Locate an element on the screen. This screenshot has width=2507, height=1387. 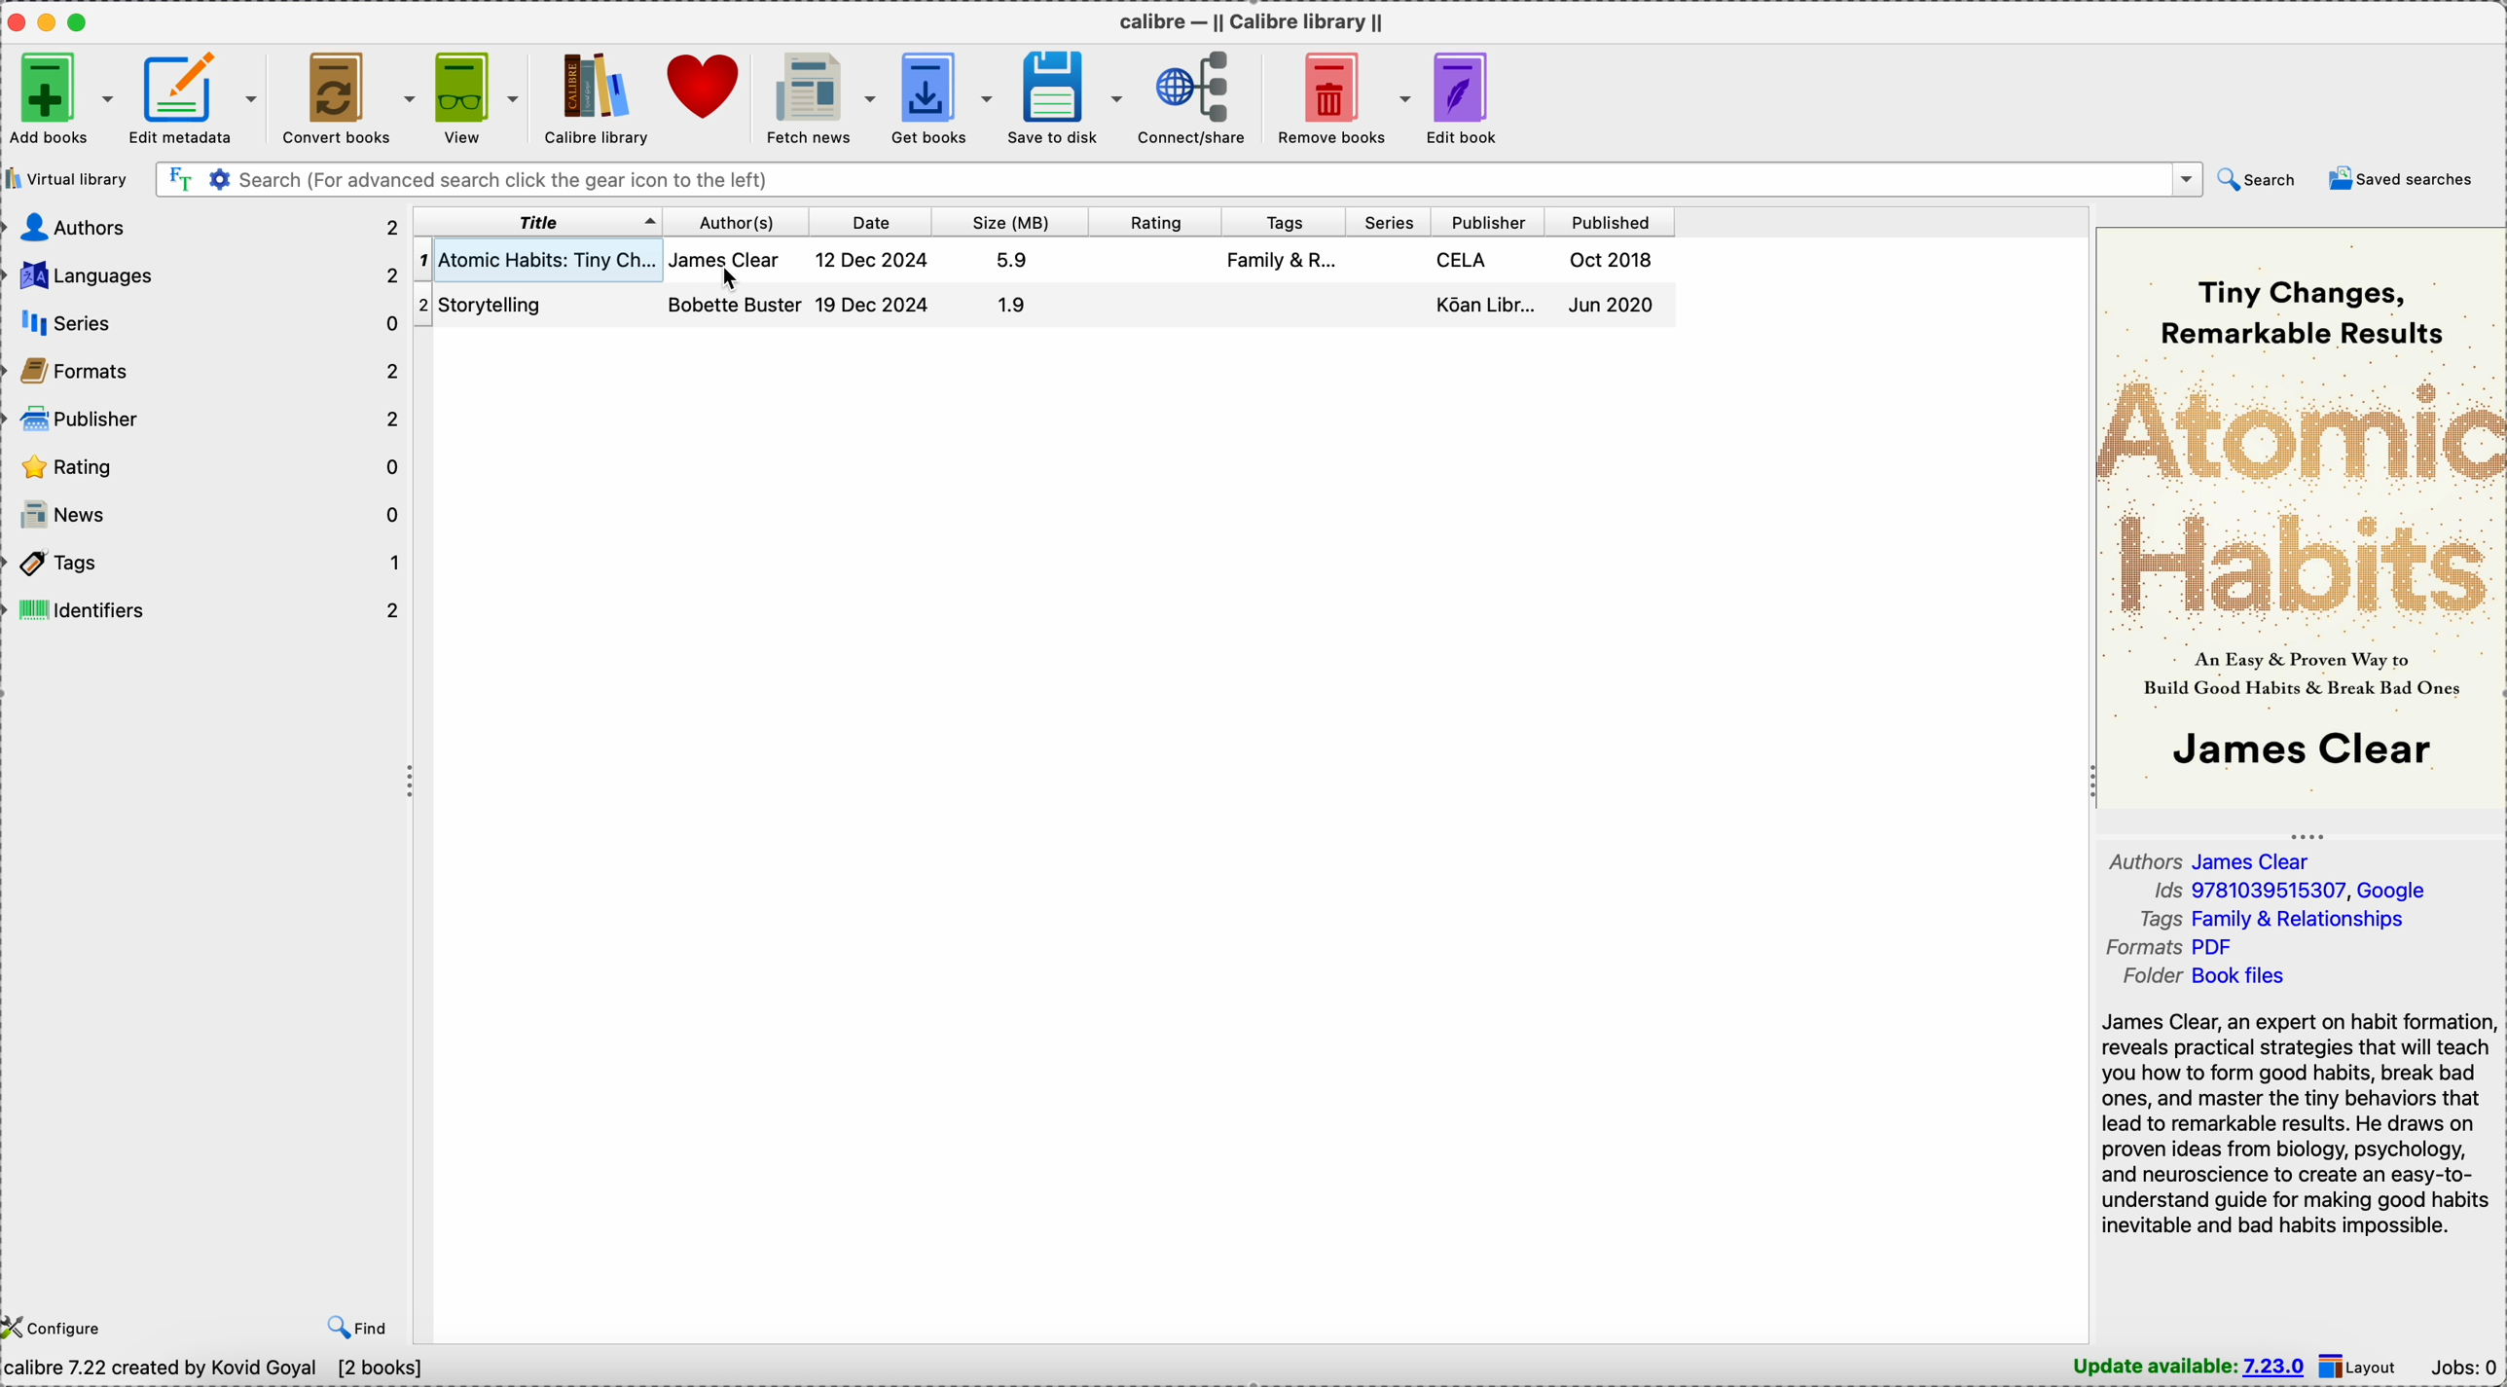
convert books is located at coordinates (347, 97).